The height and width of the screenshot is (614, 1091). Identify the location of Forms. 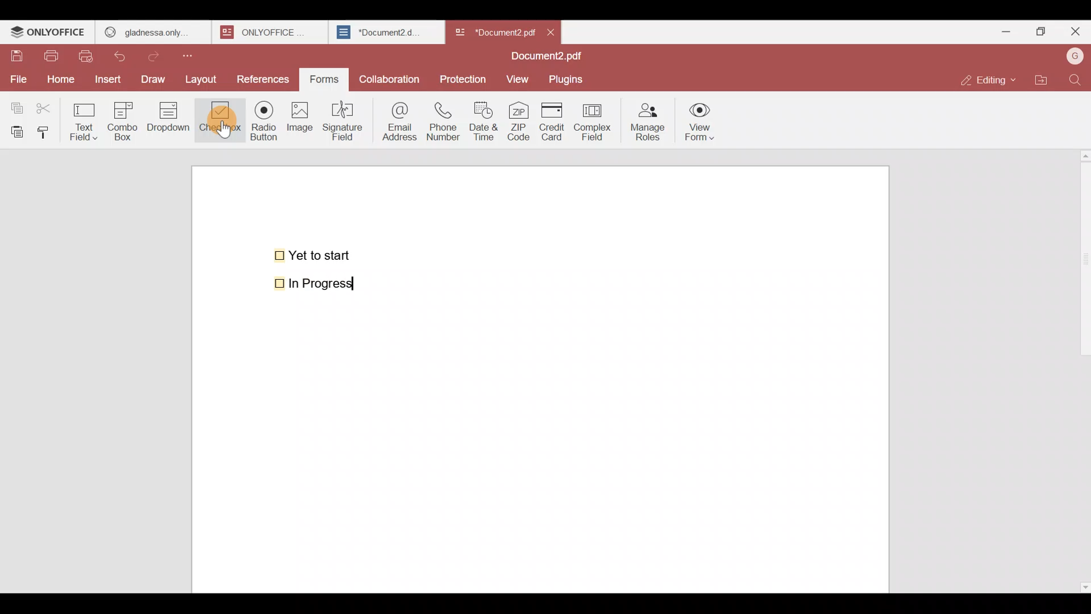
(325, 78).